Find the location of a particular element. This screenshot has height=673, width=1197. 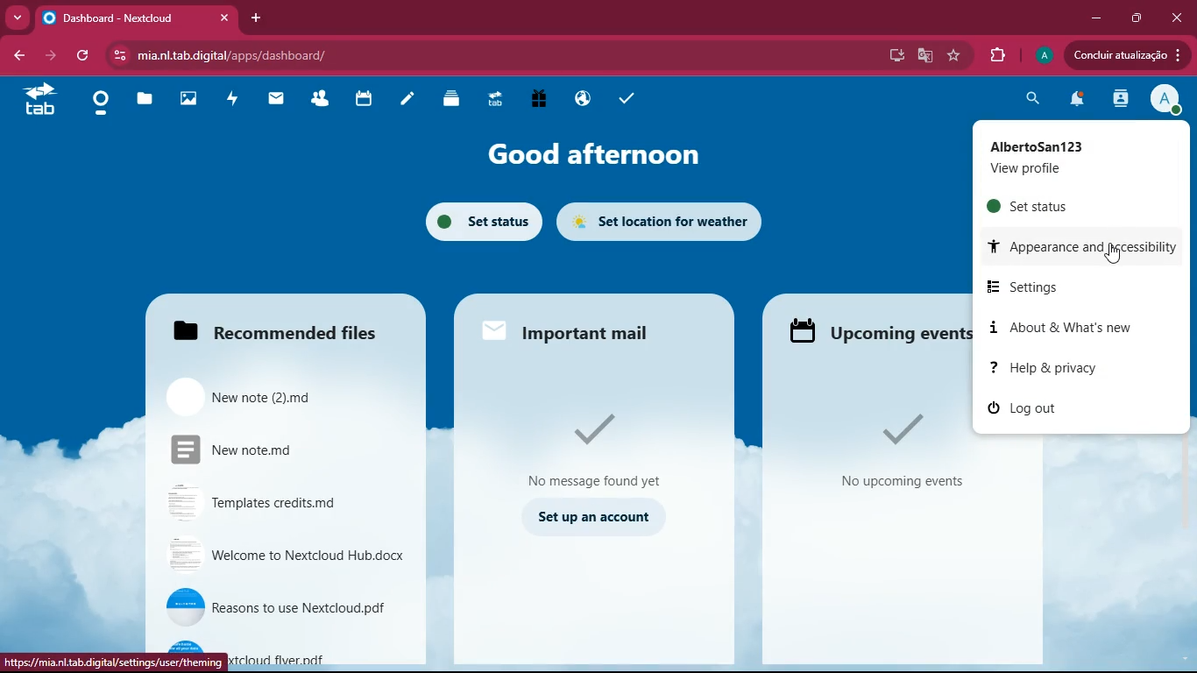

search is located at coordinates (1036, 98).